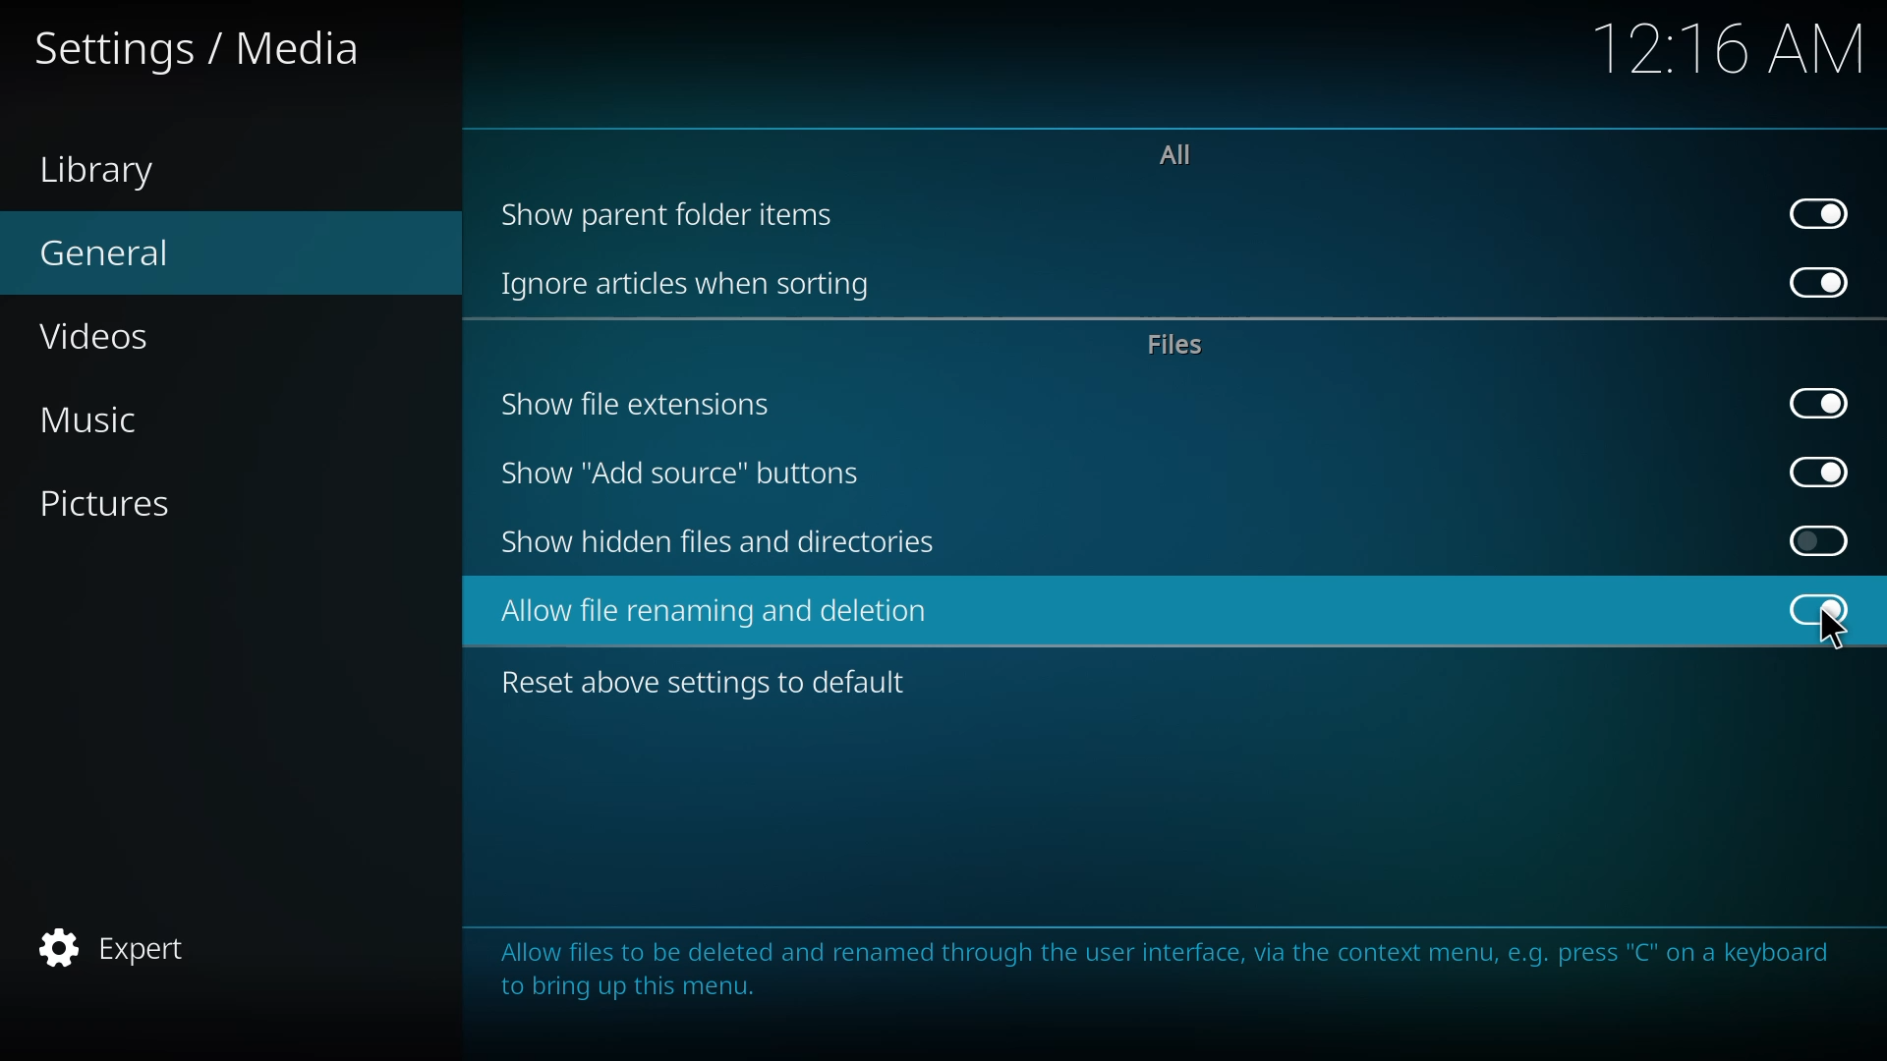  What do you see at coordinates (687, 473) in the screenshot?
I see `show add source button` at bounding box center [687, 473].